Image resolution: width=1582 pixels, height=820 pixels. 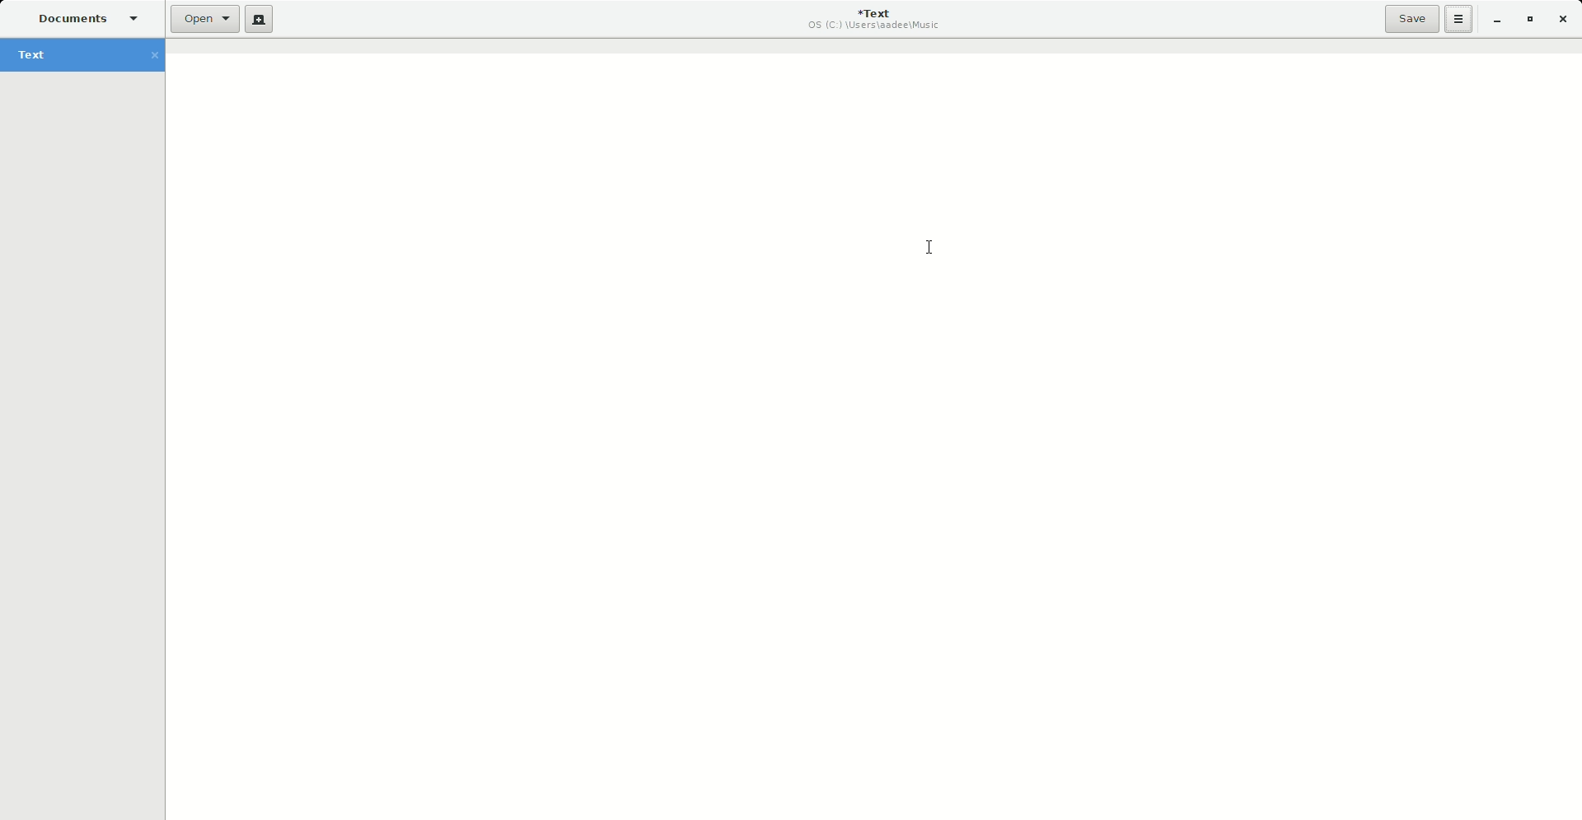 I want to click on Restore, so click(x=1528, y=19).